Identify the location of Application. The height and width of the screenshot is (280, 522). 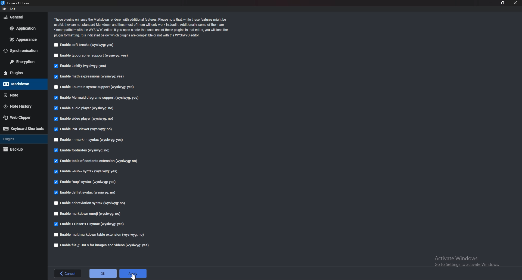
(23, 28).